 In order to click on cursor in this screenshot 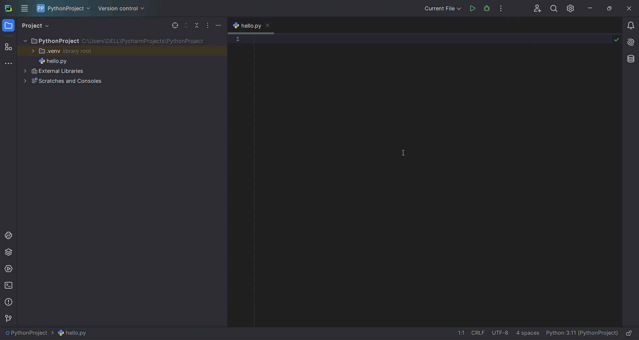, I will do `click(405, 153)`.